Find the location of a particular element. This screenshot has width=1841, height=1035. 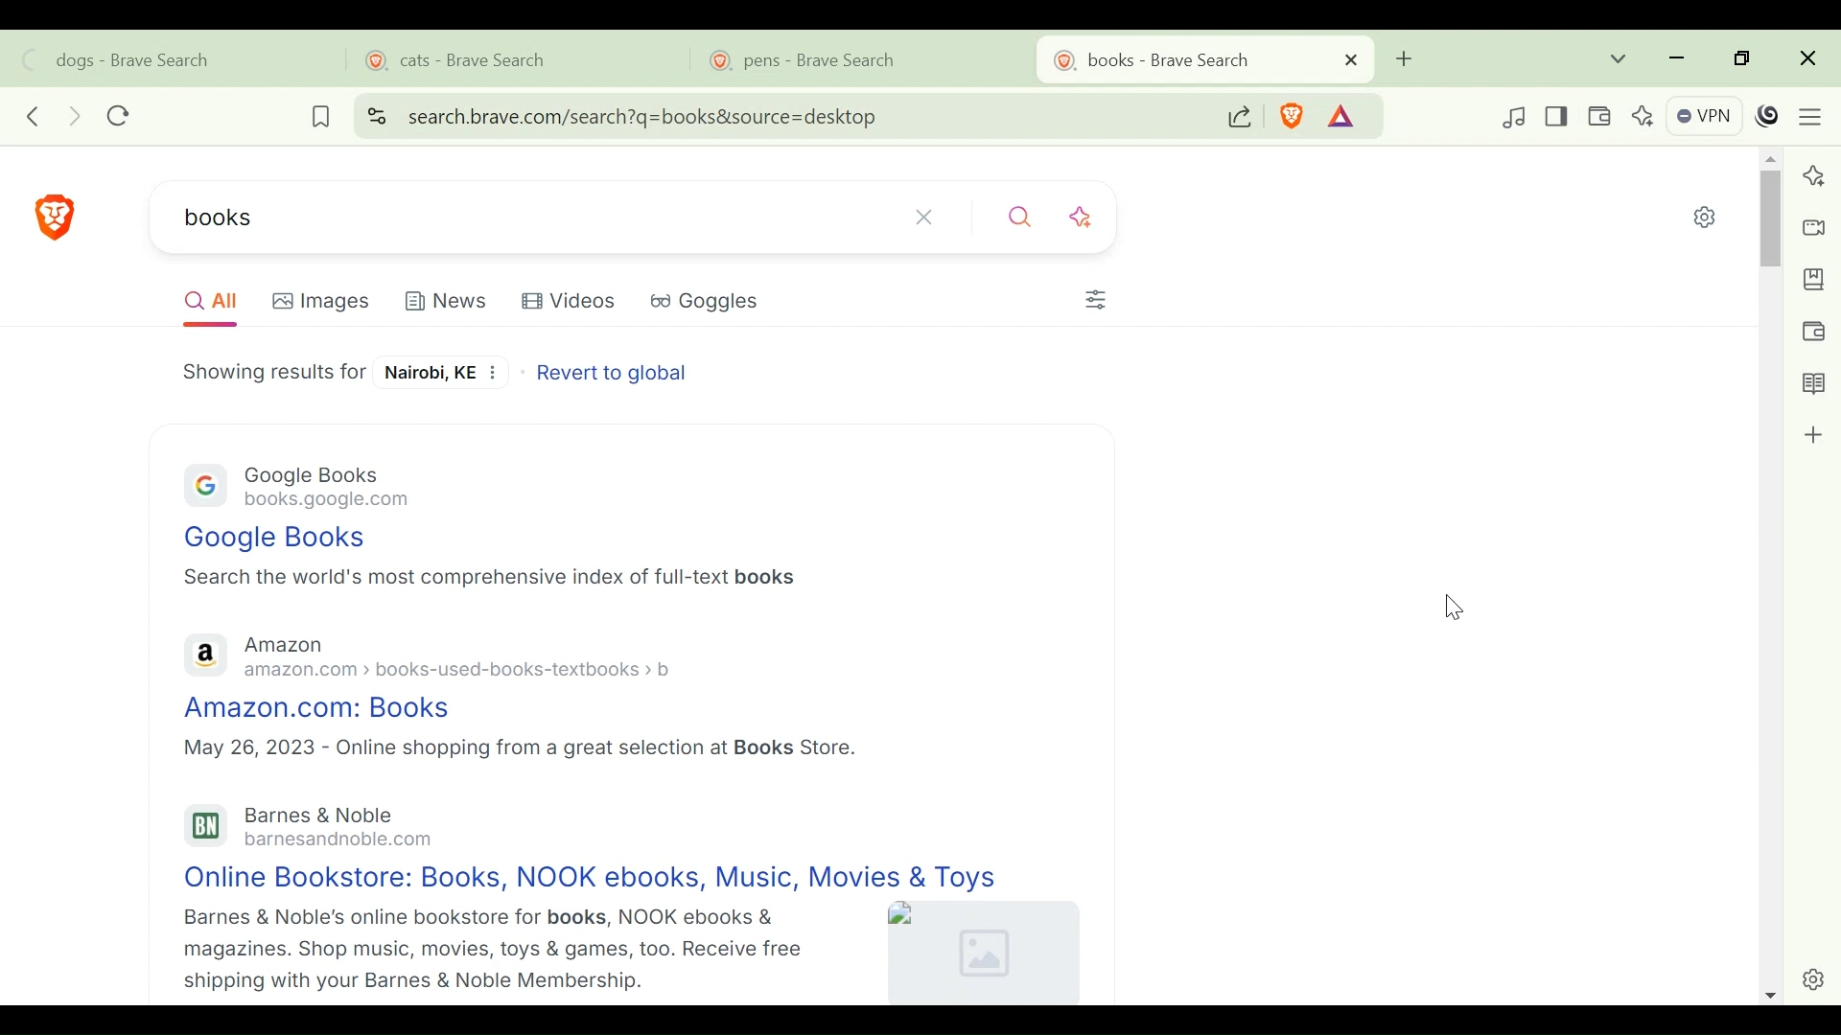

Quick settings is located at coordinates (1704, 218).